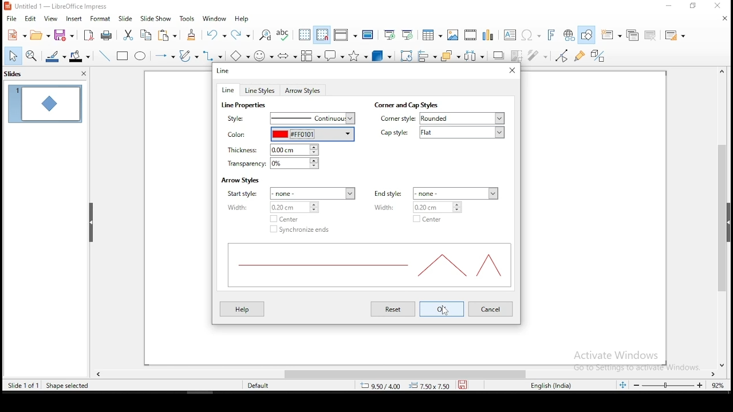  Describe the element at coordinates (73, 18) in the screenshot. I see `insert` at that location.